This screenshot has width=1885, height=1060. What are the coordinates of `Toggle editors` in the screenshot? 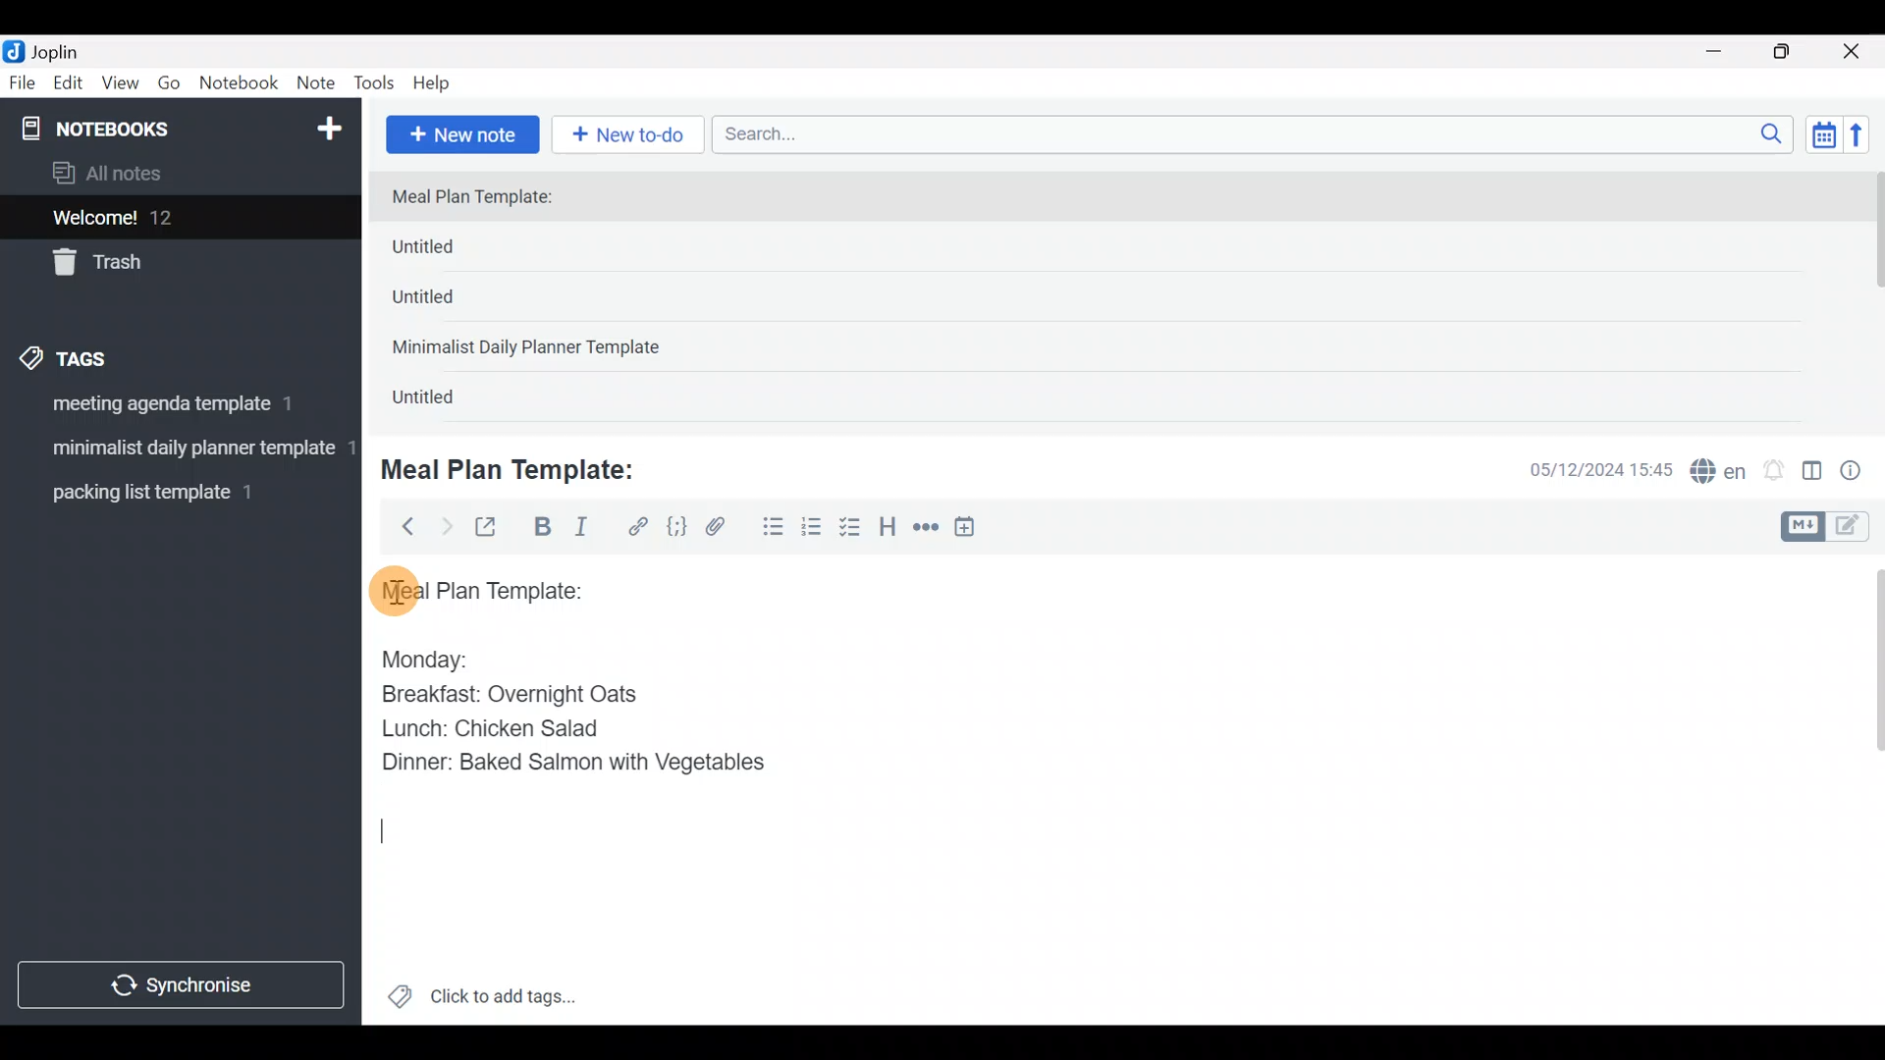 It's located at (1830, 524).